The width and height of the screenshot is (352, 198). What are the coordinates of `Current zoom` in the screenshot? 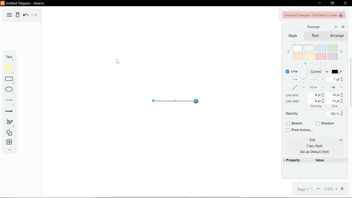 It's located at (331, 189).